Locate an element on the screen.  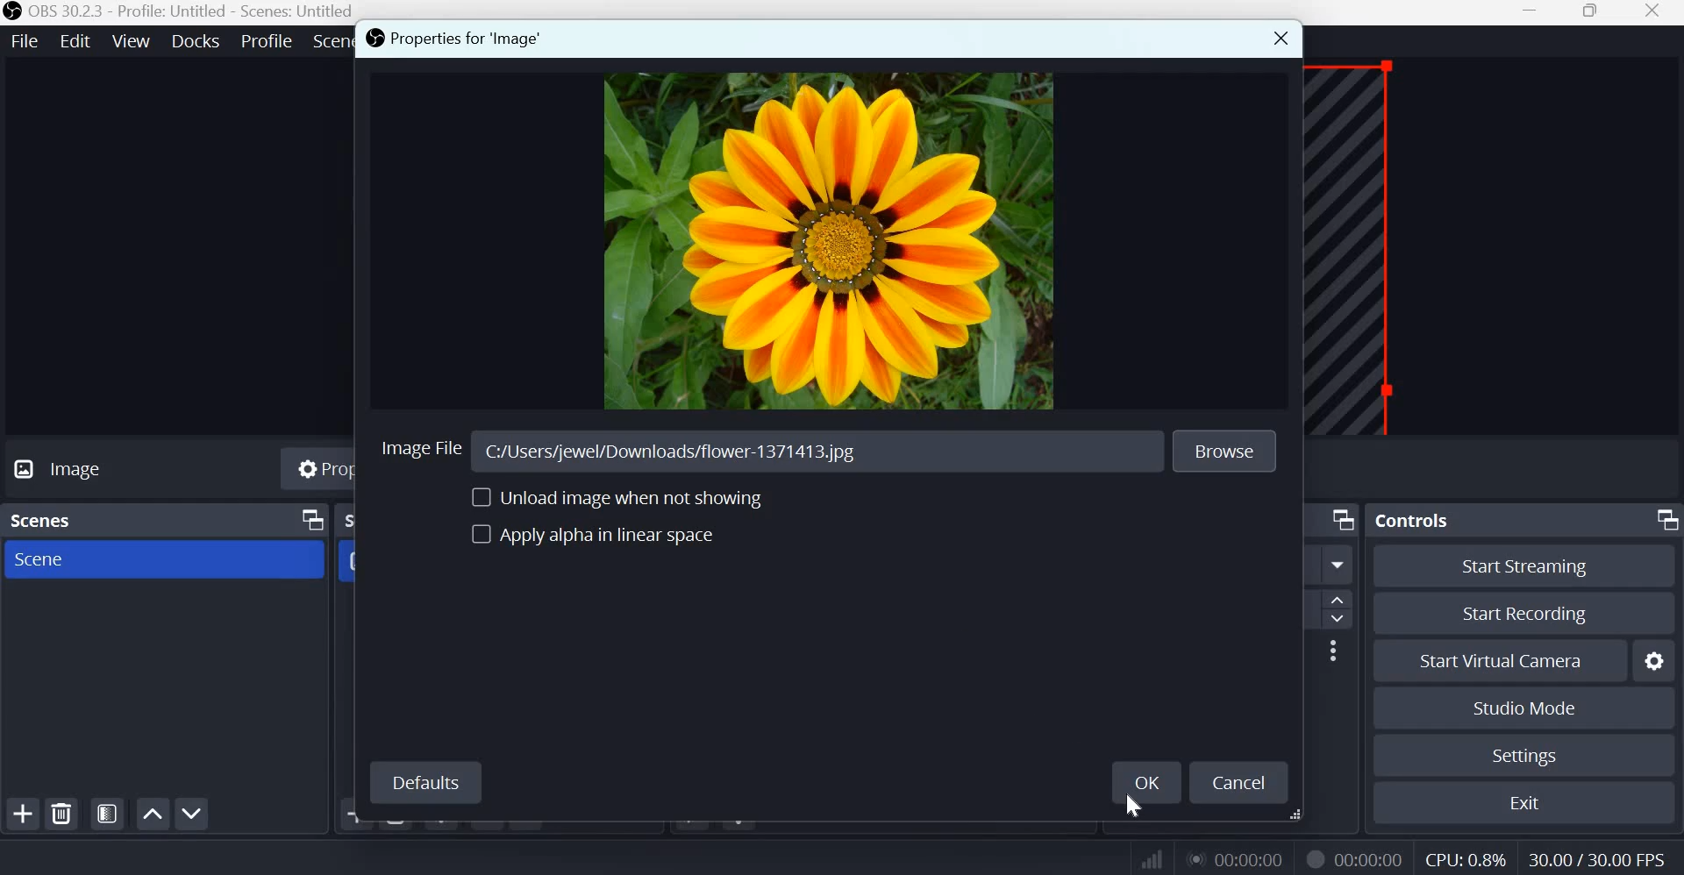
00:00:00 is located at coordinates (1239, 859).